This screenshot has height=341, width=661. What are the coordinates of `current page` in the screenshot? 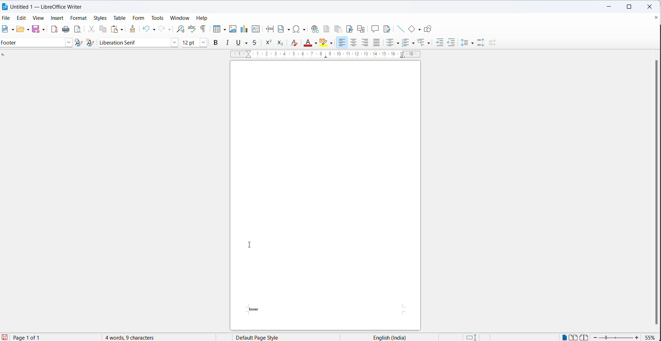 It's located at (30, 338).